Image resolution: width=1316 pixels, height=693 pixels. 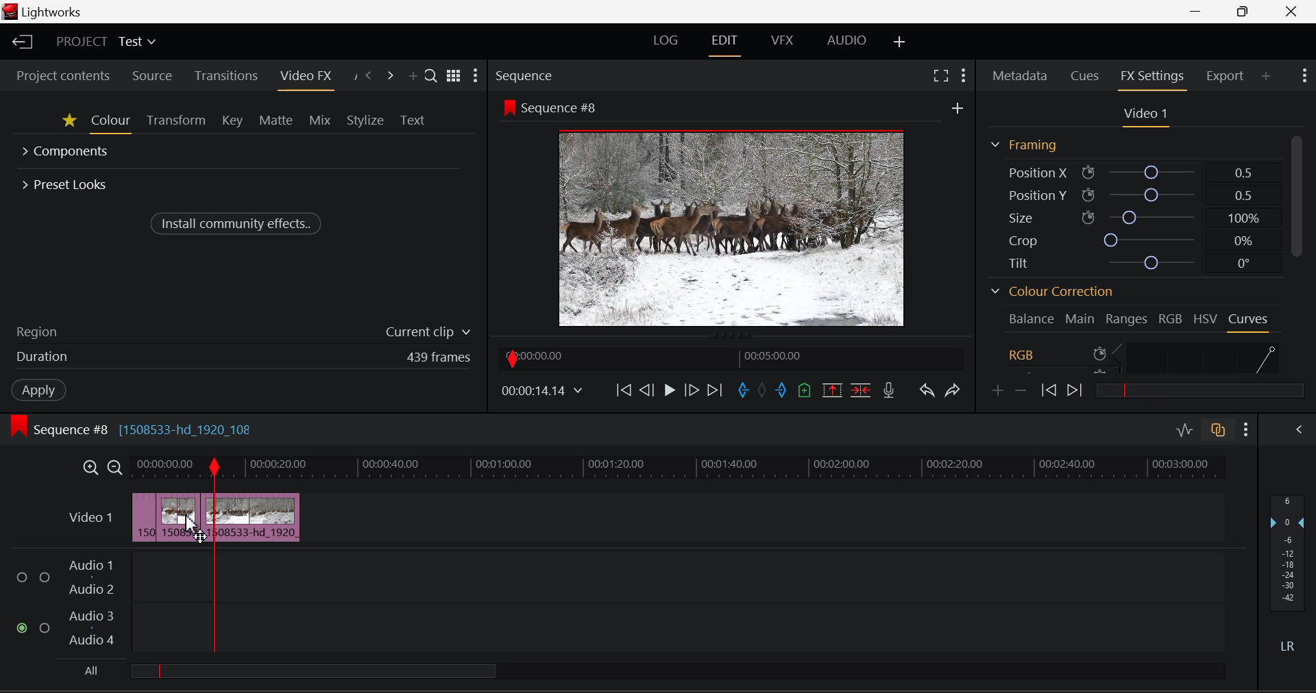 What do you see at coordinates (927, 392) in the screenshot?
I see `Undo` at bounding box center [927, 392].